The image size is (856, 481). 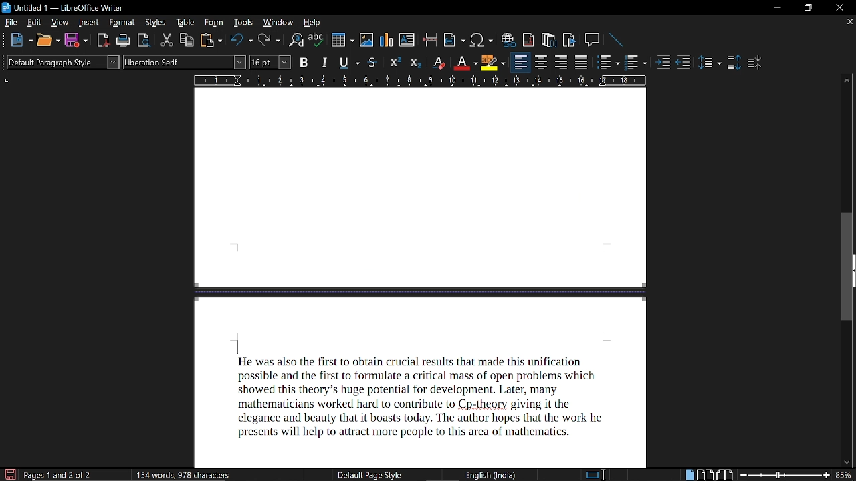 What do you see at coordinates (326, 62) in the screenshot?
I see `Italics` at bounding box center [326, 62].